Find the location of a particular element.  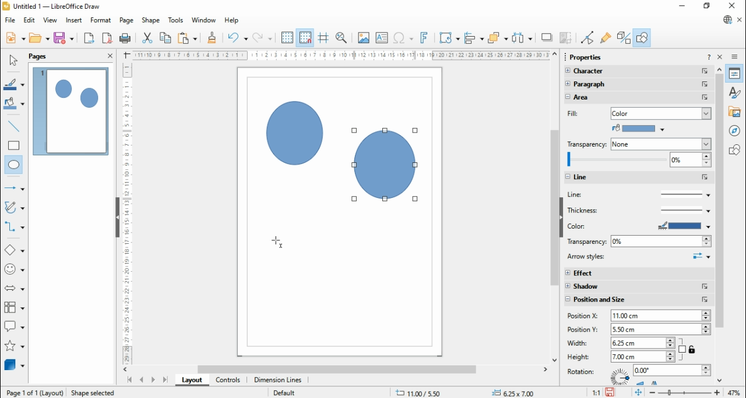

paragraph is located at coordinates (639, 85).